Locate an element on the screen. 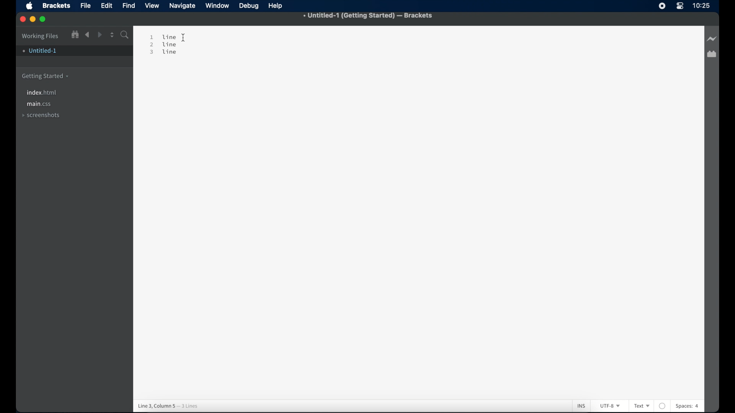 The width and height of the screenshot is (735, 413). extension manager is located at coordinates (712, 54).